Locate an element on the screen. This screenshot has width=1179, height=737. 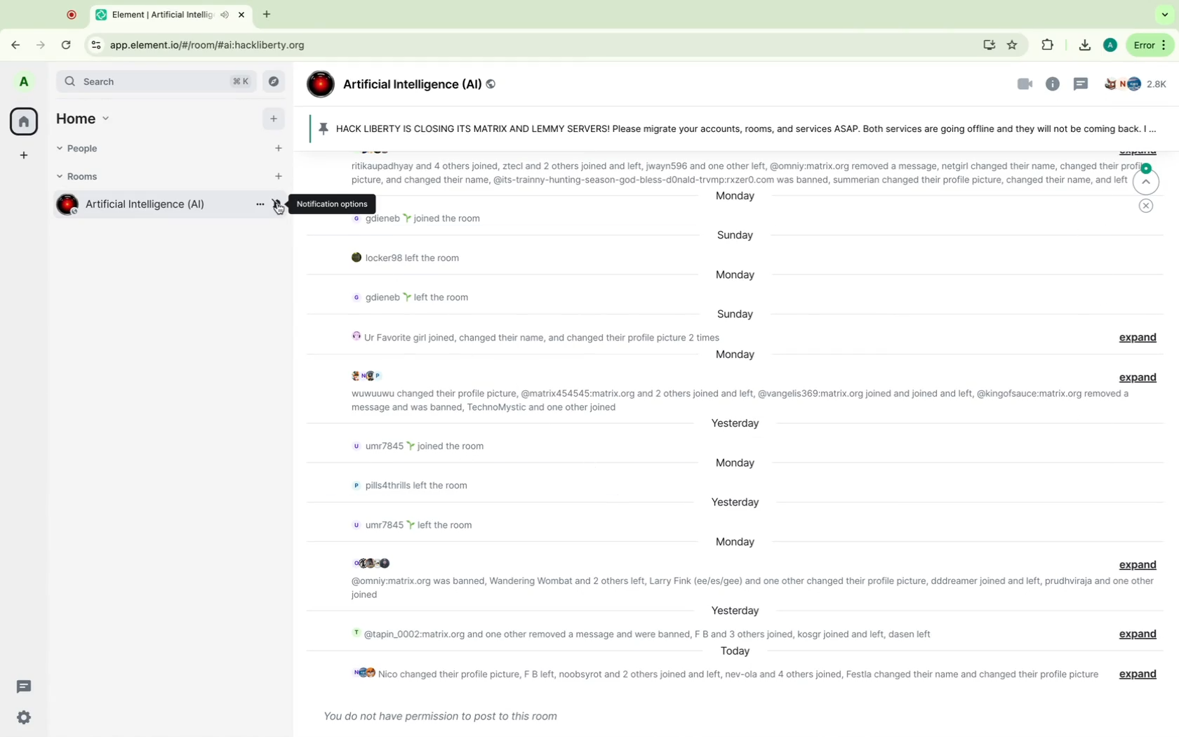
pin is located at coordinates (730, 127).